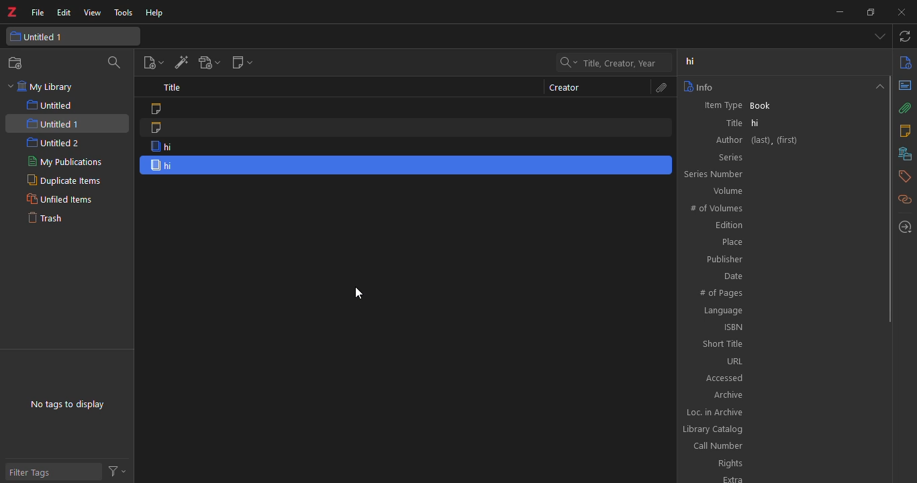 This screenshot has width=917, height=483. I want to click on hi, so click(761, 121).